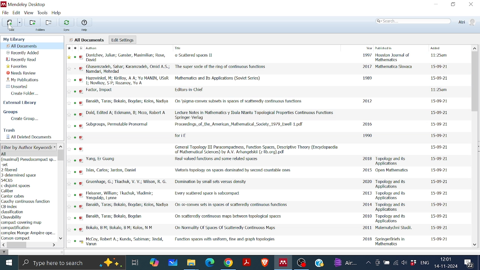 The image size is (480, 270). Describe the element at coordinates (26, 234) in the screenshot. I see `Keyword` at that location.